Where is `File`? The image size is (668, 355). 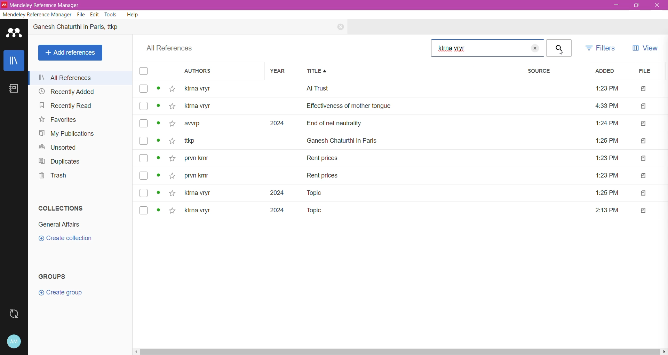
File is located at coordinates (649, 71).